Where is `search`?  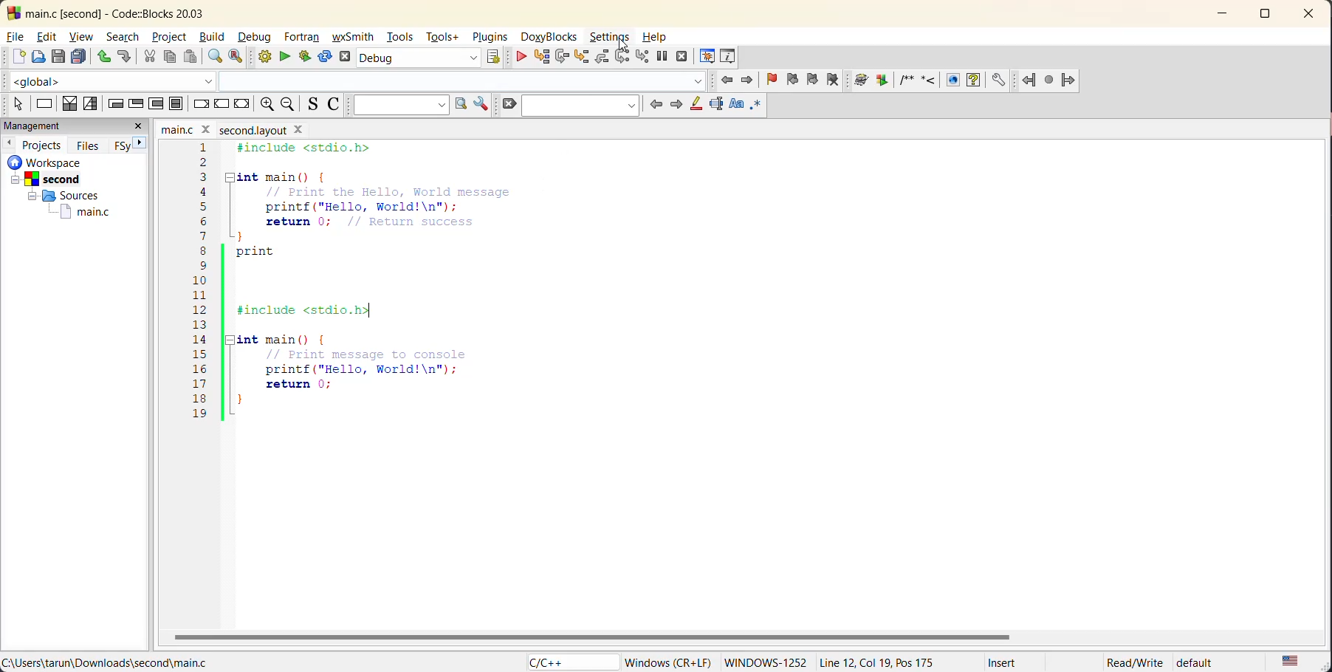 search is located at coordinates (125, 36).